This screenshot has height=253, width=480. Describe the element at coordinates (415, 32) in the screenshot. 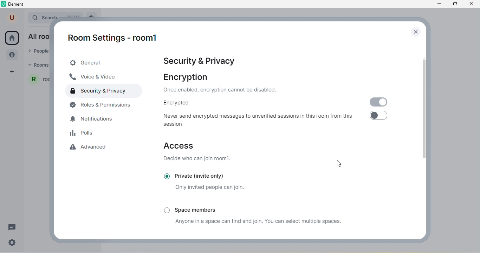

I see `close` at that location.